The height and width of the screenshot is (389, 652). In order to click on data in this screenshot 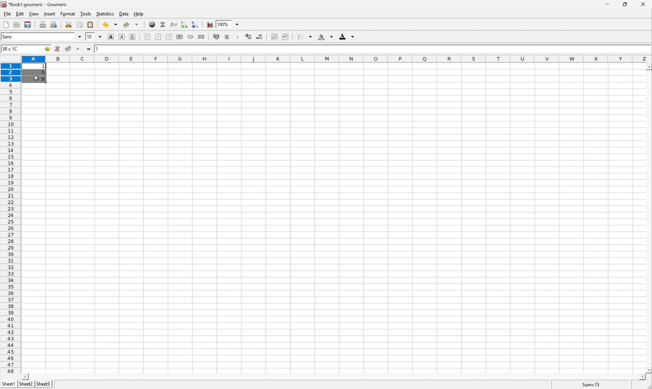, I will do `click(124, 13)`.